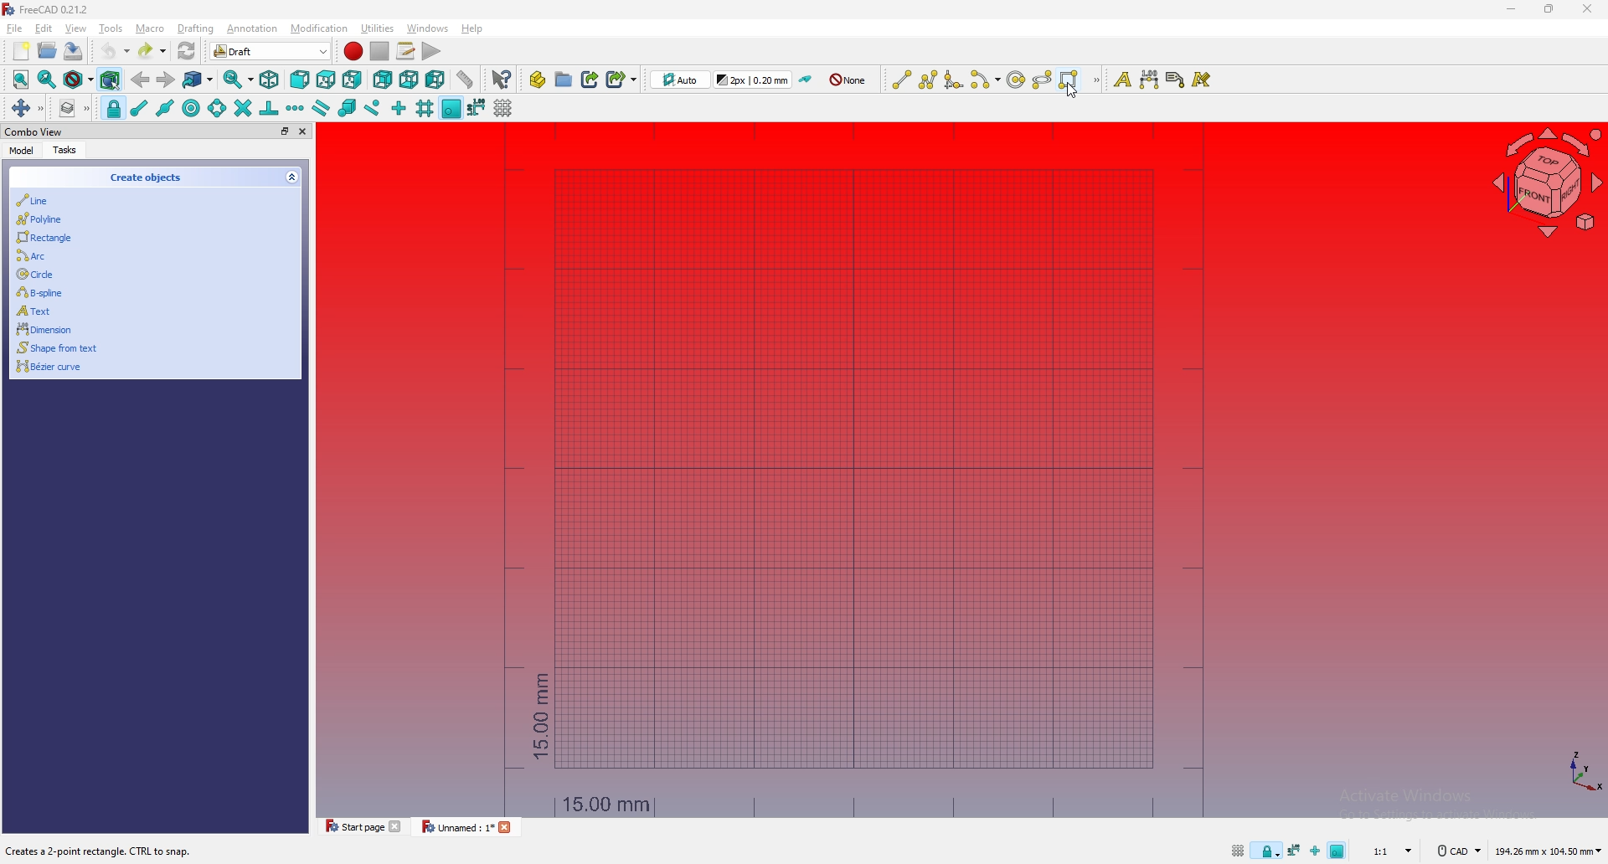  Describe the element at coordinates (149, 255) in the screenshot. I see `arc` at that location.